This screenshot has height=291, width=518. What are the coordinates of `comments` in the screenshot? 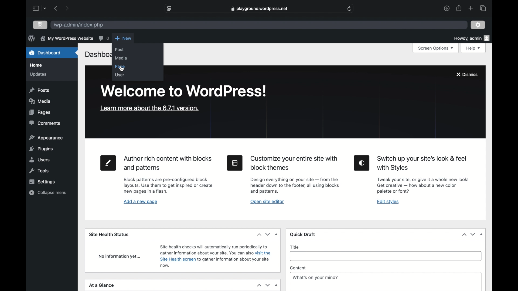 It's located at (103, 38).